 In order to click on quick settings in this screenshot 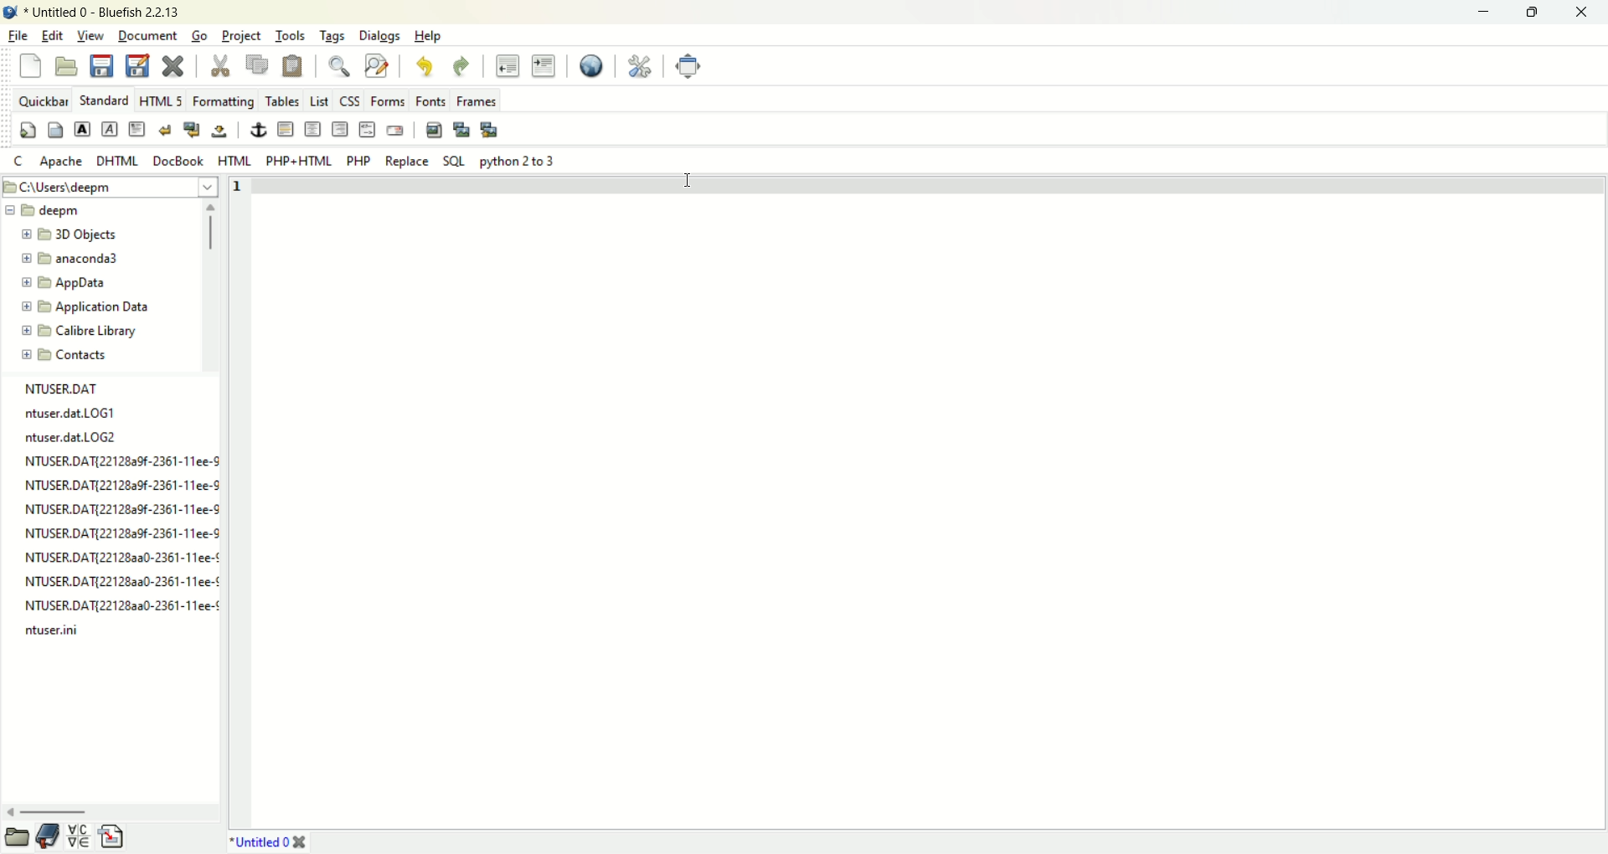, I will do `click(29, 130)`.